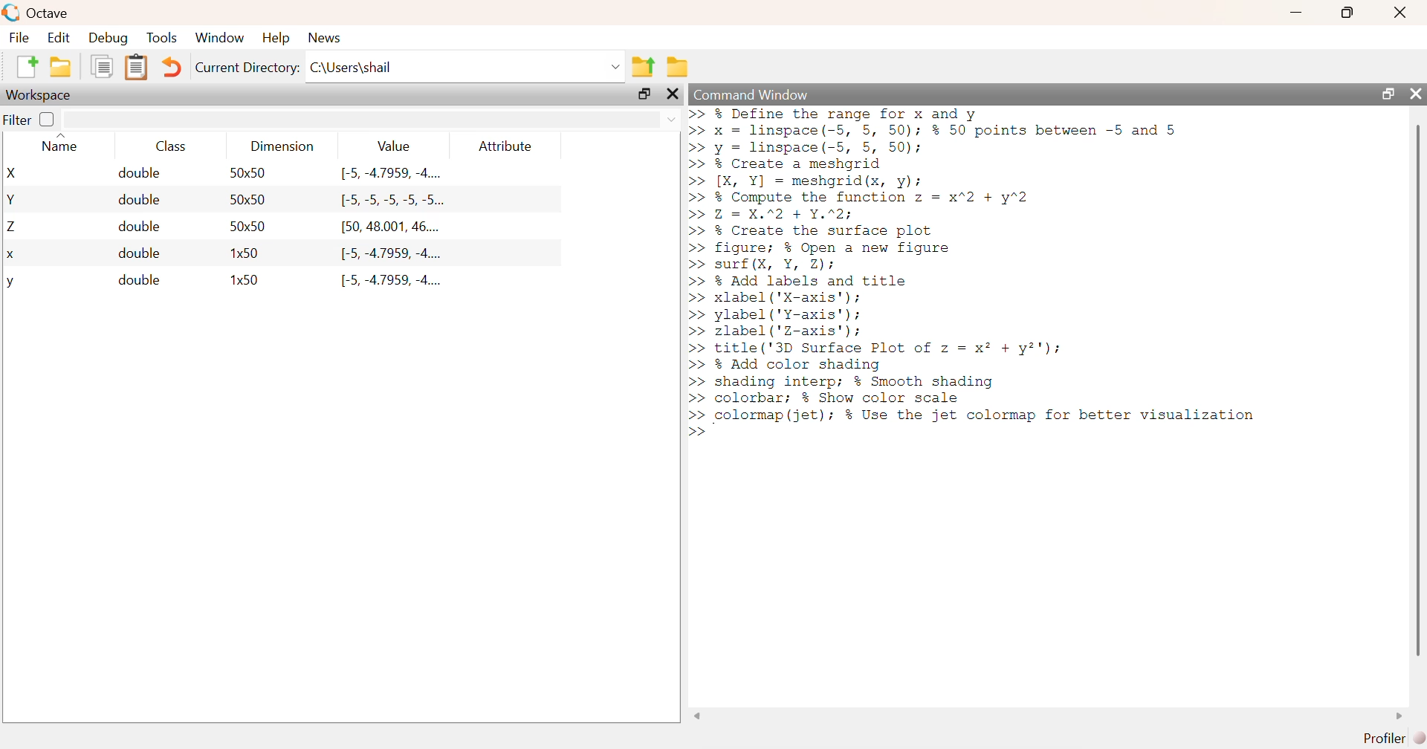 This screenshot has height=749, width=1427. What do you see at coordinates (64, 143) in the screenshot?
I see `Name` at bounding box center [64, 143].